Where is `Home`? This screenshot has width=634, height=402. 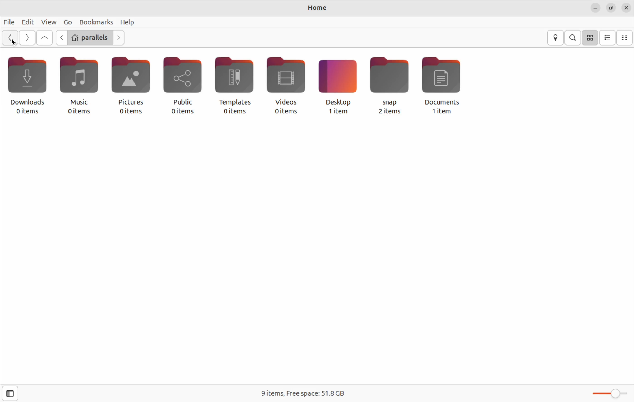 Home is located at coordinates (316, 8).